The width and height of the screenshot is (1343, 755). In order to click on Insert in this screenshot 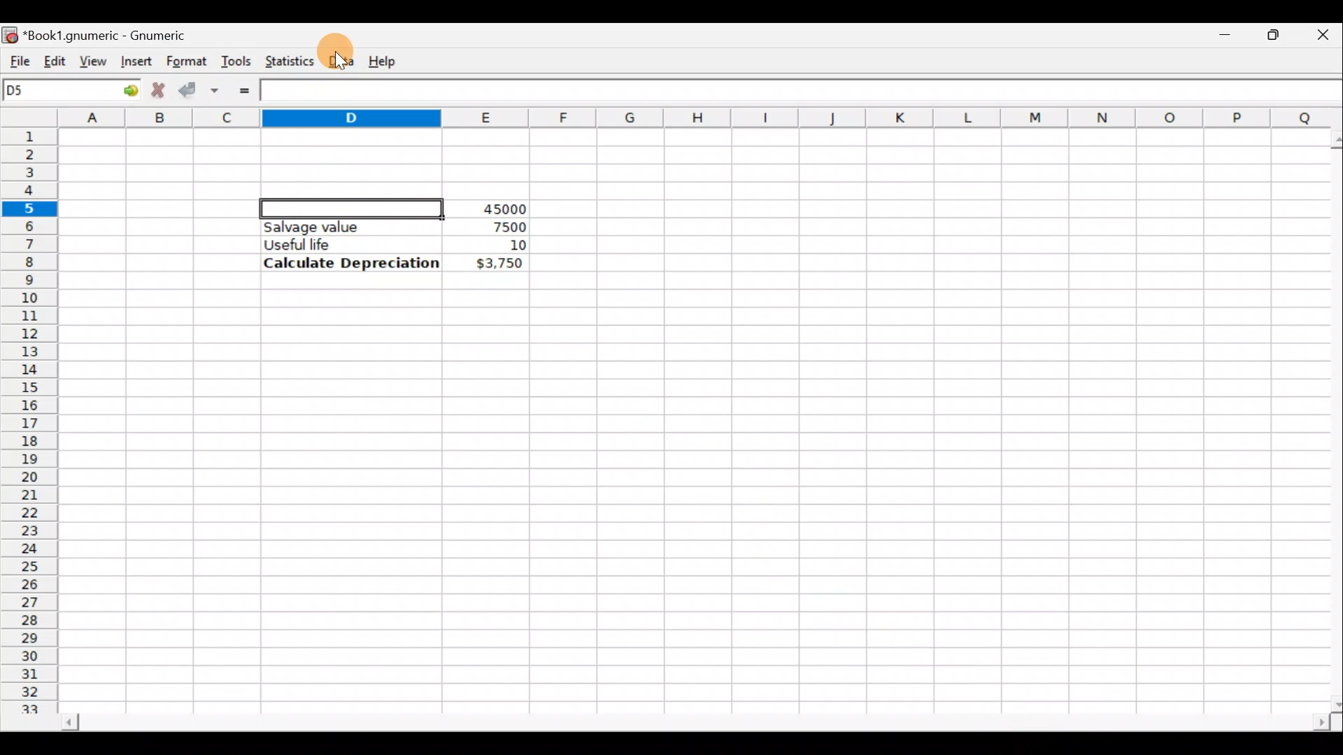, I will do `click(134, 61)`.